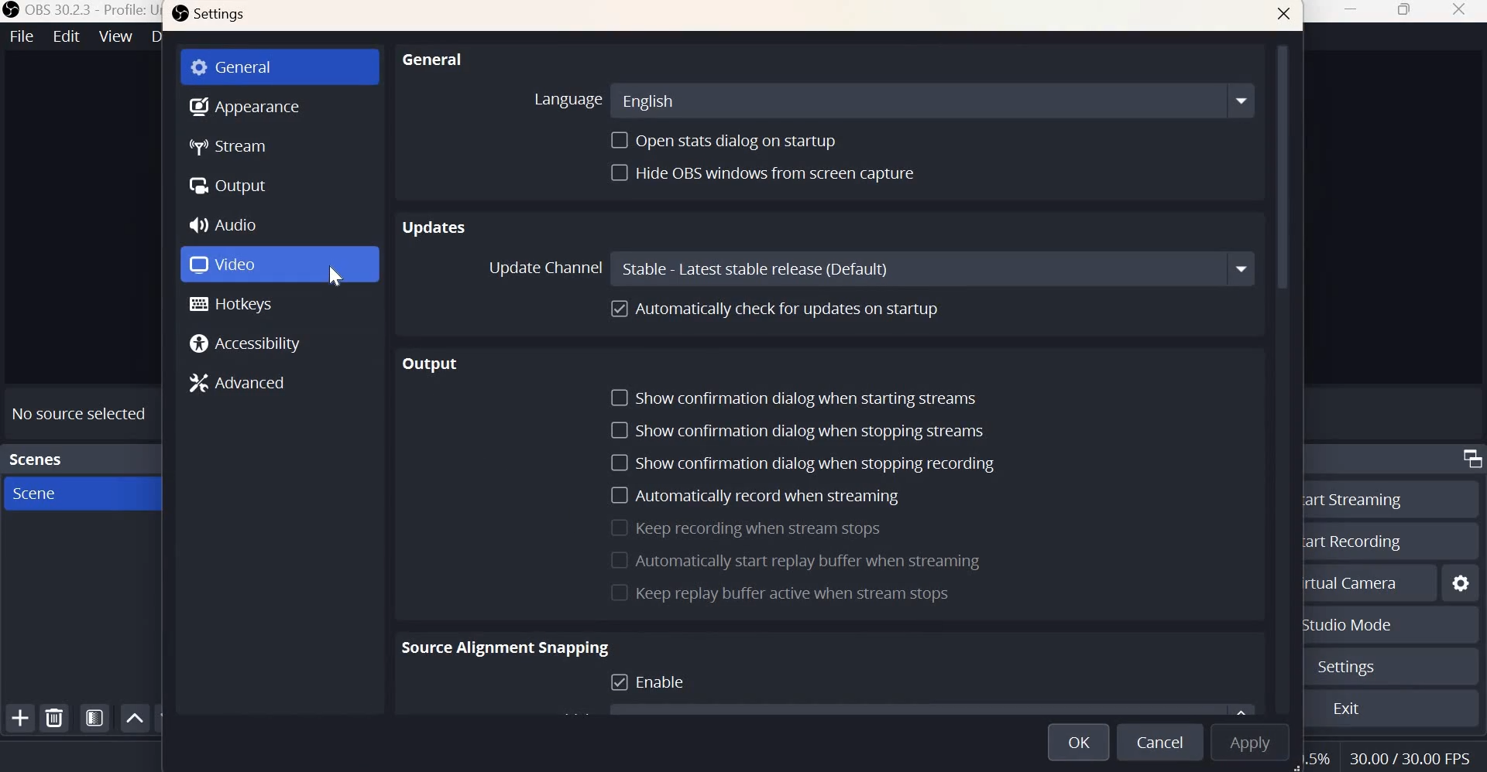 The height and width of the screenshot is (772, 1487). What do you see at coordinates (64, 36) in the screenshot?
I see `Edit` at bounding box center [64, 36].